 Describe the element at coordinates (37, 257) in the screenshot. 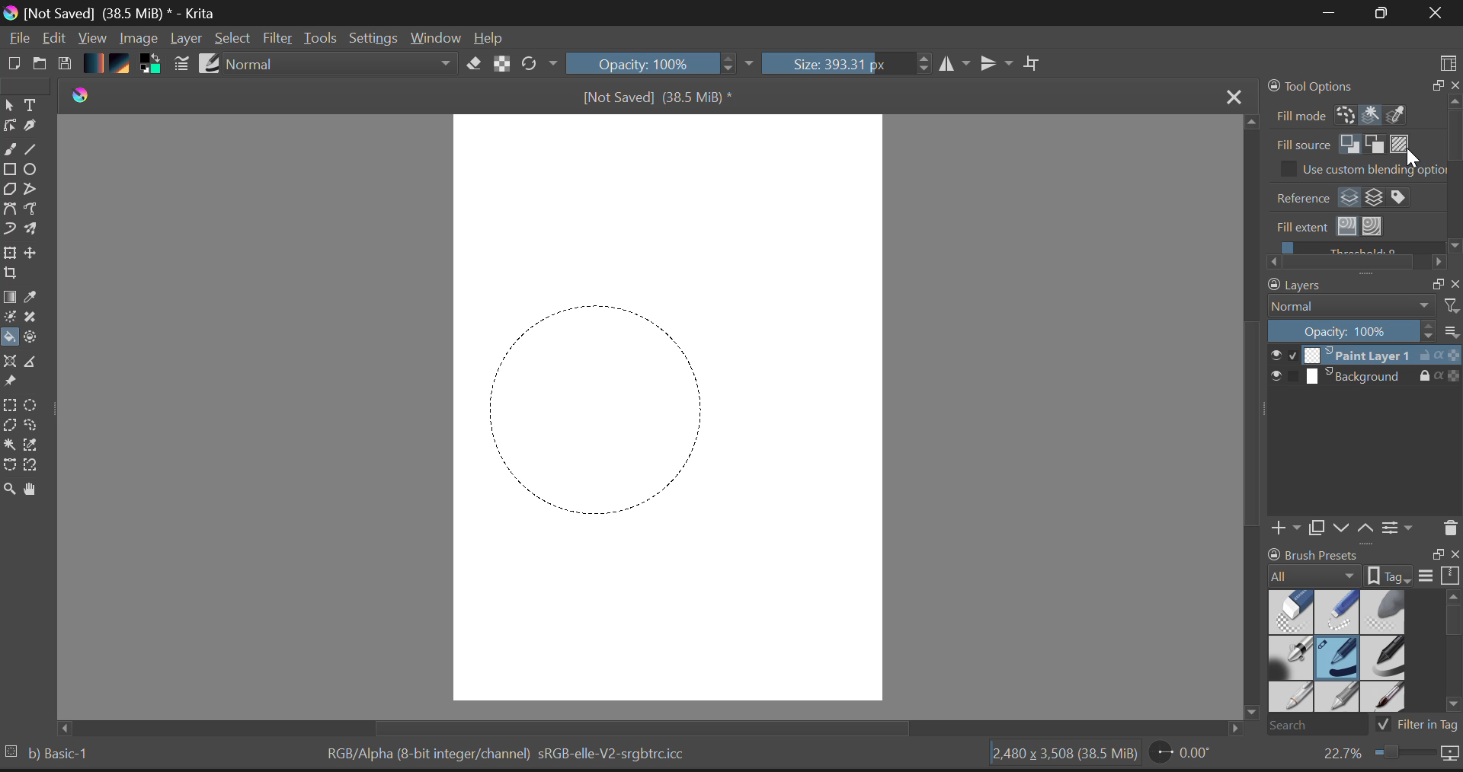

I see `Move Layer` at that location.